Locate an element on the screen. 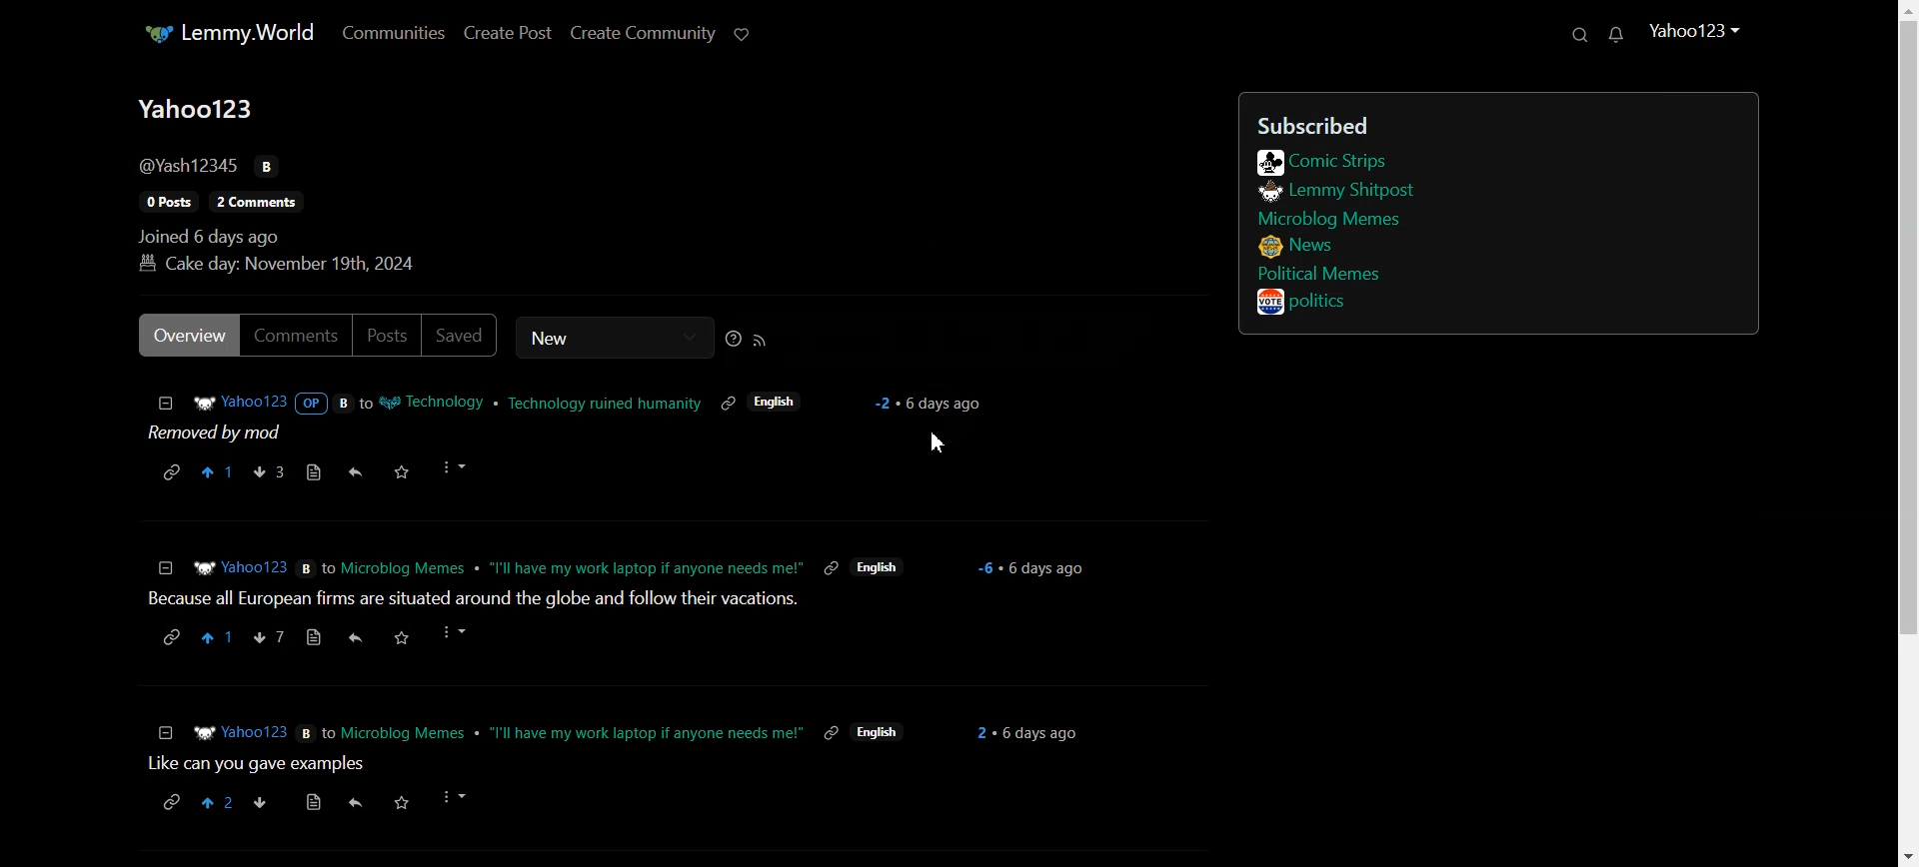 This screenshot has width=1919, height=867. Text is located at coordinates (216, 432).